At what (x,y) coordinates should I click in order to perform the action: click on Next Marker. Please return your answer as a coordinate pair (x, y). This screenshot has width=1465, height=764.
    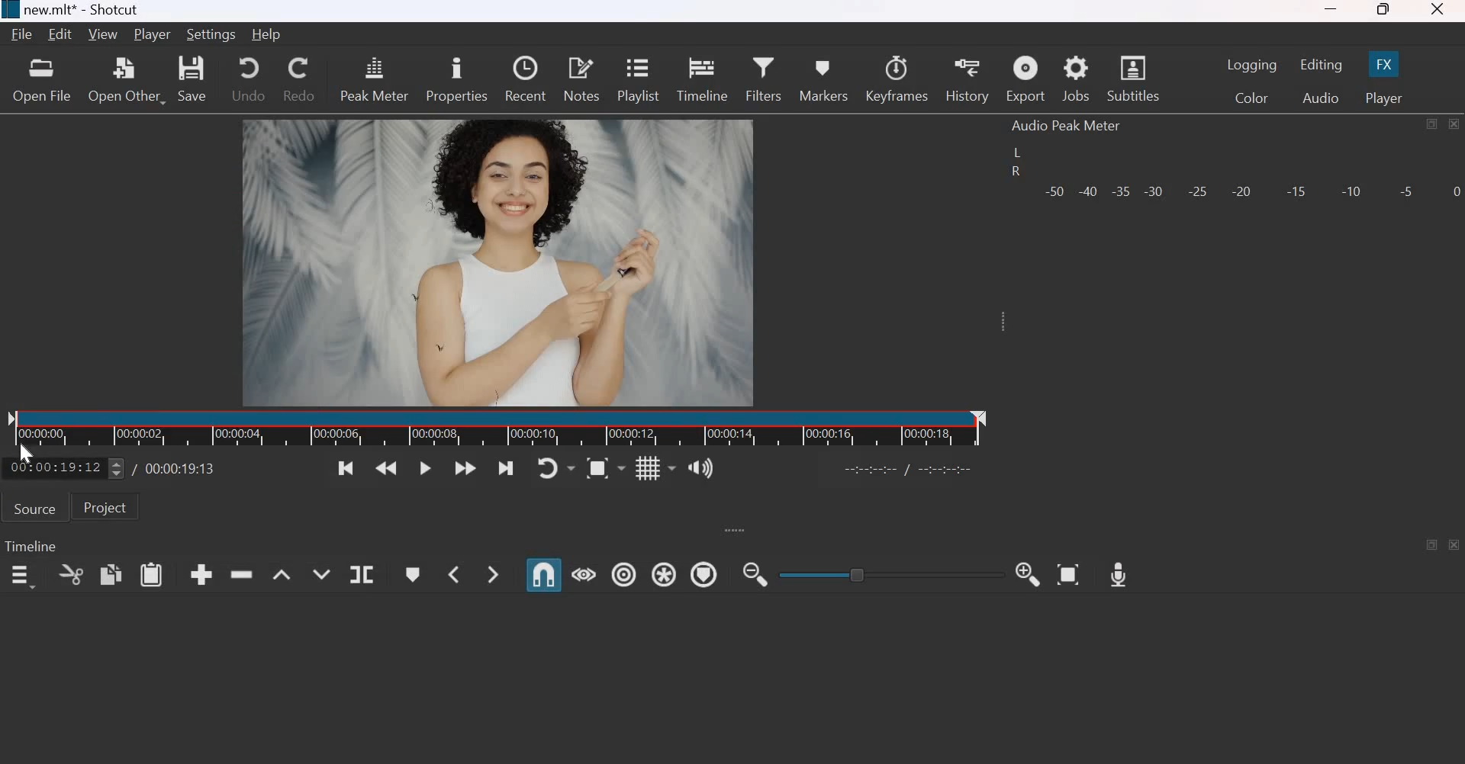
    Looking at the image, I should click on (493, 572).